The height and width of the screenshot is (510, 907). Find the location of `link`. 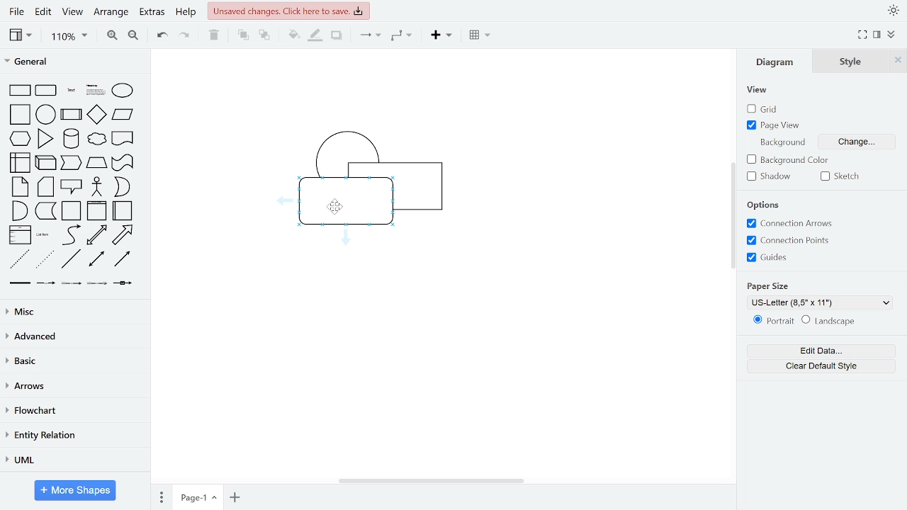

link is located at coordinates (18, 283).